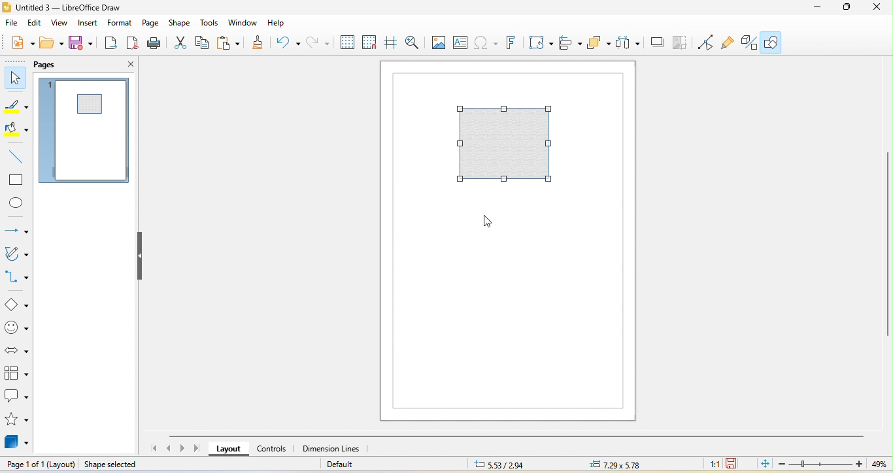 This screenshot has height=473, width=893. What do you see at coordinates (153, 24) in the screenshot?
I see `page` at bounding box center [153, 24].